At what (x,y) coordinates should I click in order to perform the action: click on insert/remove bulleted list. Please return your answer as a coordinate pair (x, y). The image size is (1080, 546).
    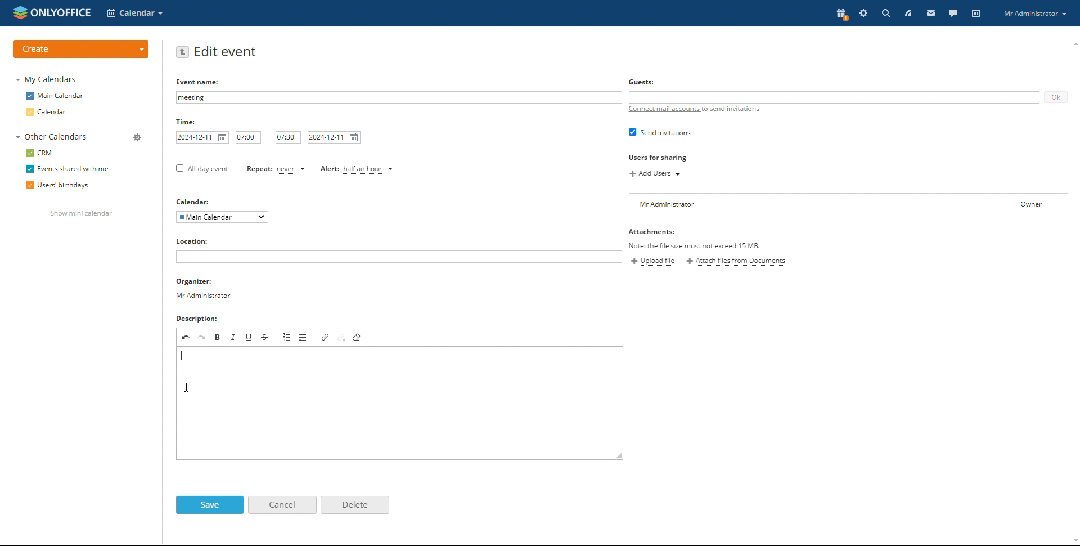
    Looking at the image, I should click on (304, 338).